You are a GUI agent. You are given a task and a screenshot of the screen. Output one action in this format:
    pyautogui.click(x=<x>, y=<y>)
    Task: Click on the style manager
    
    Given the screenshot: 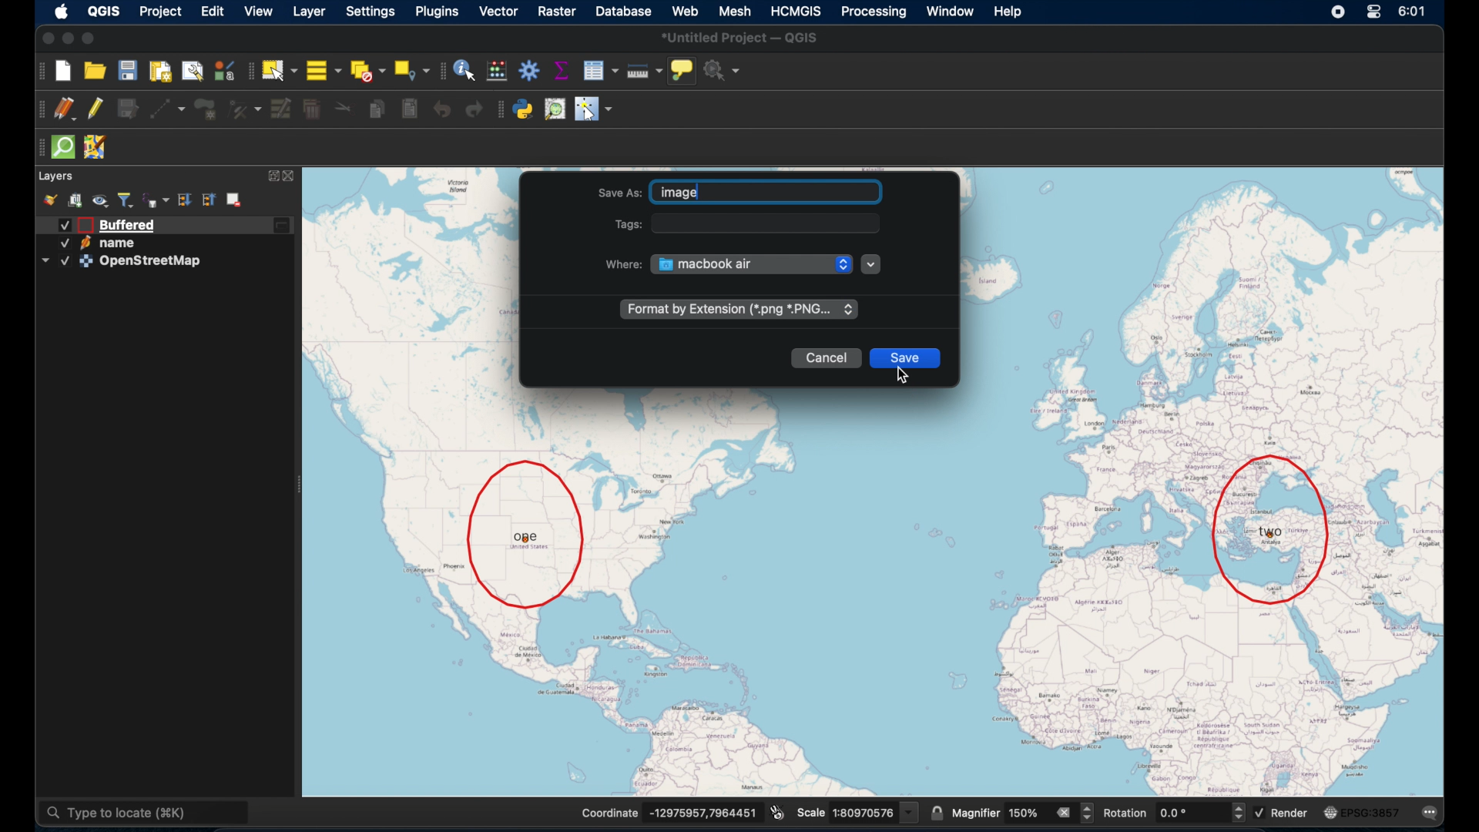 What is the action you would take?
    pyautogui.click(x=223, y=70)
    